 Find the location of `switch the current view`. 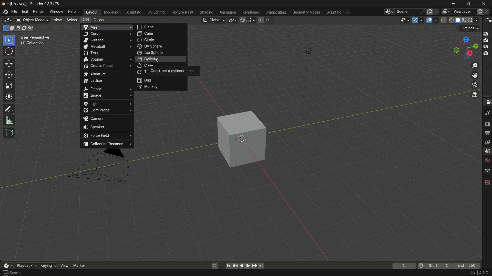

switch the current view is located at coordinates (475, 95).